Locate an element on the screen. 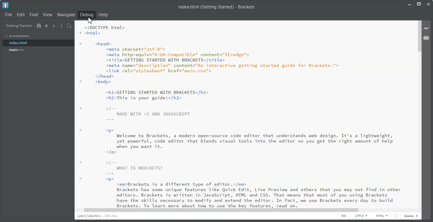 Image resolution: width=433 pixels, height=222 pixels. circle is located at coordinates (396, 217).